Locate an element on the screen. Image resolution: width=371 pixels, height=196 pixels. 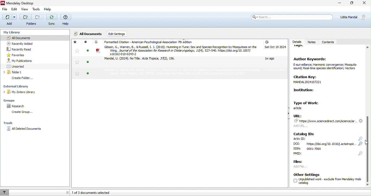
show/hide is located at coordinates (288, 116).